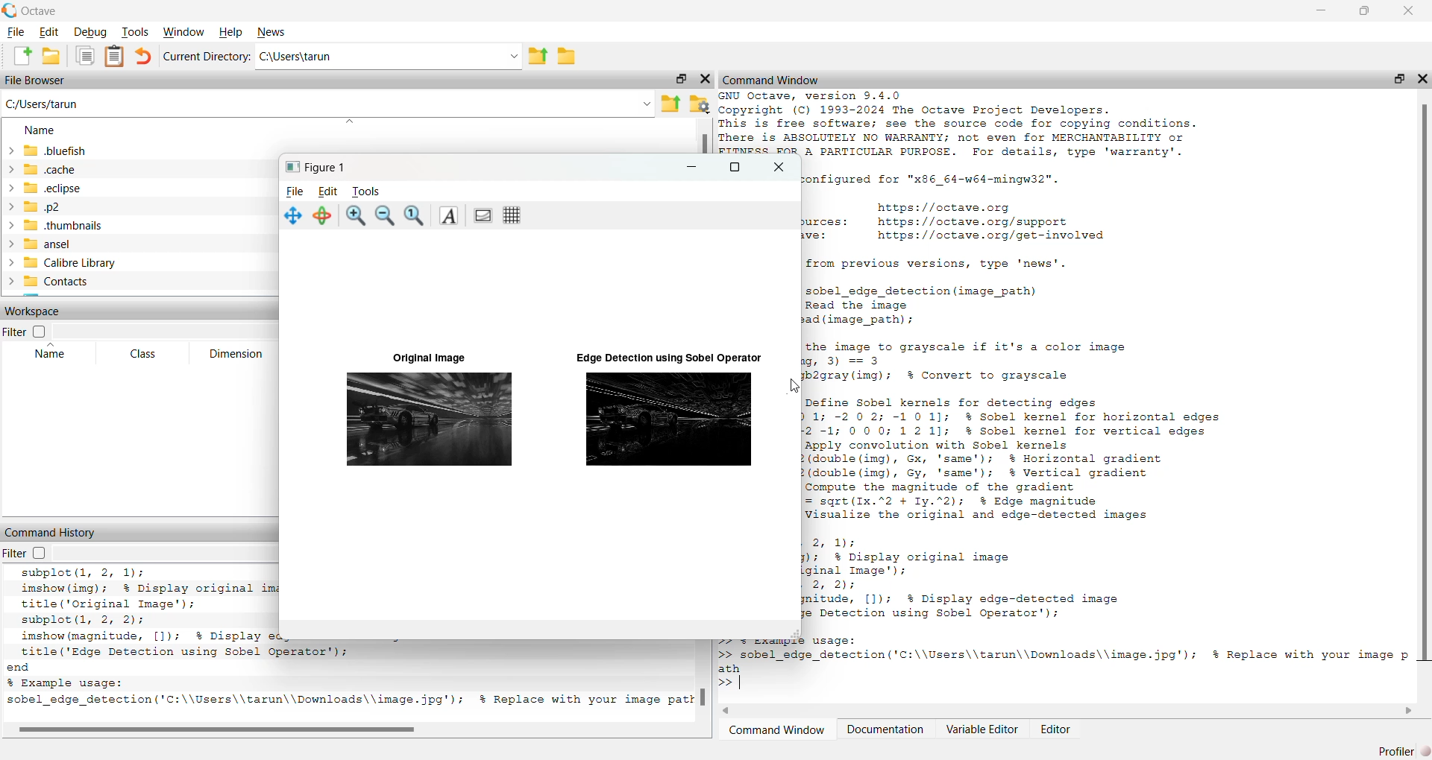 The width and height of the screenshot is (1432, 760). I want to click on Workspace, so click(34, 310).